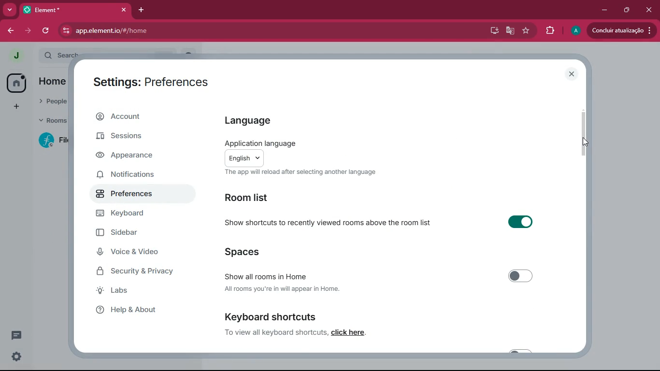 The image size is (660, 371). I want to click on keyboard, so click(140, 214).